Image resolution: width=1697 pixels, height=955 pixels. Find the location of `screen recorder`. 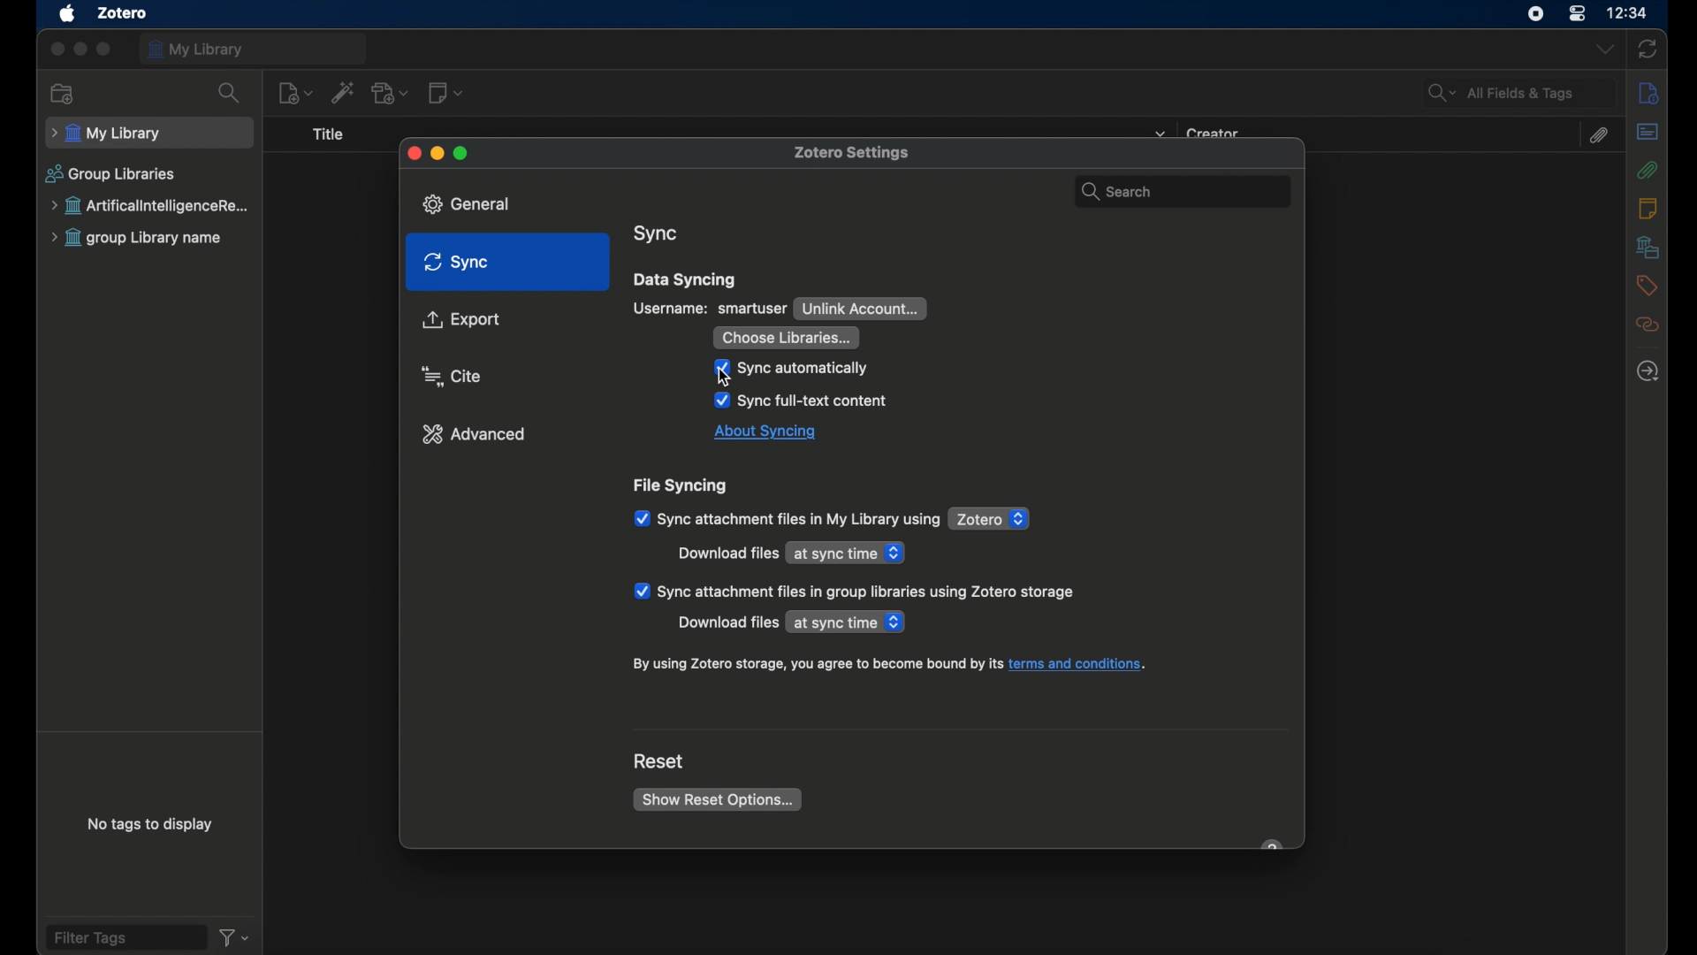

screen recorder is located at coordinates (1532, 15).